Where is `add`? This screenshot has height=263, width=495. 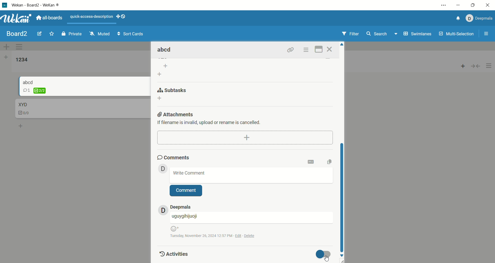 add is located at coordinates (245, 137).